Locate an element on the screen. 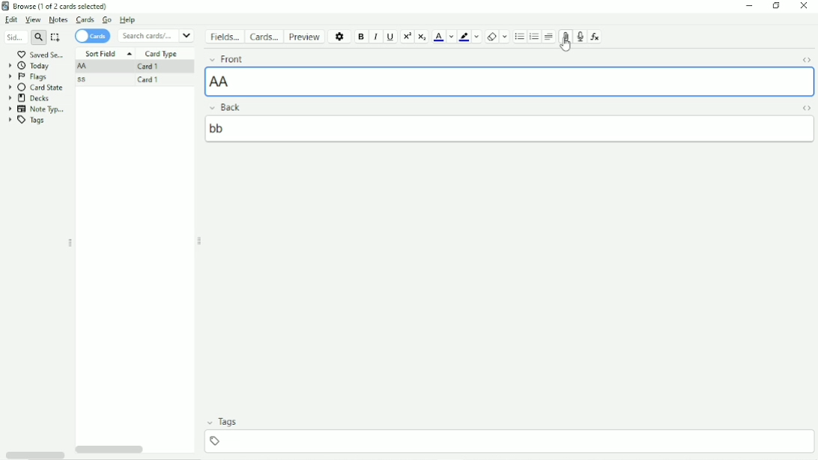 The image size is (818, 460). Decks is located at coordinates (30, 98).